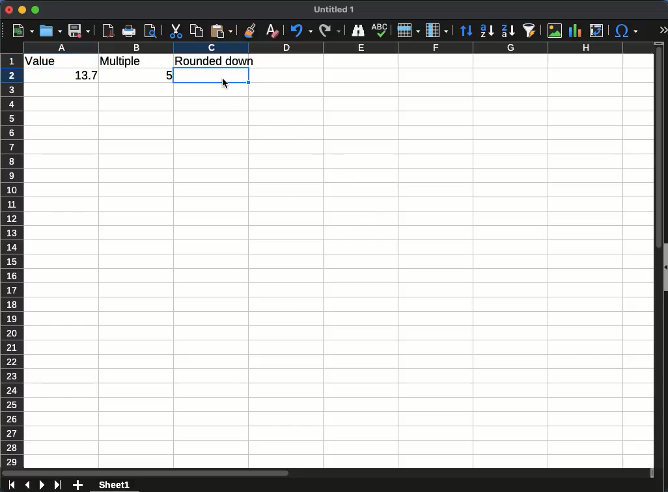 The height and width of the screenshot is (492, 668). I want to click on previous sheet, so click(27, 485).